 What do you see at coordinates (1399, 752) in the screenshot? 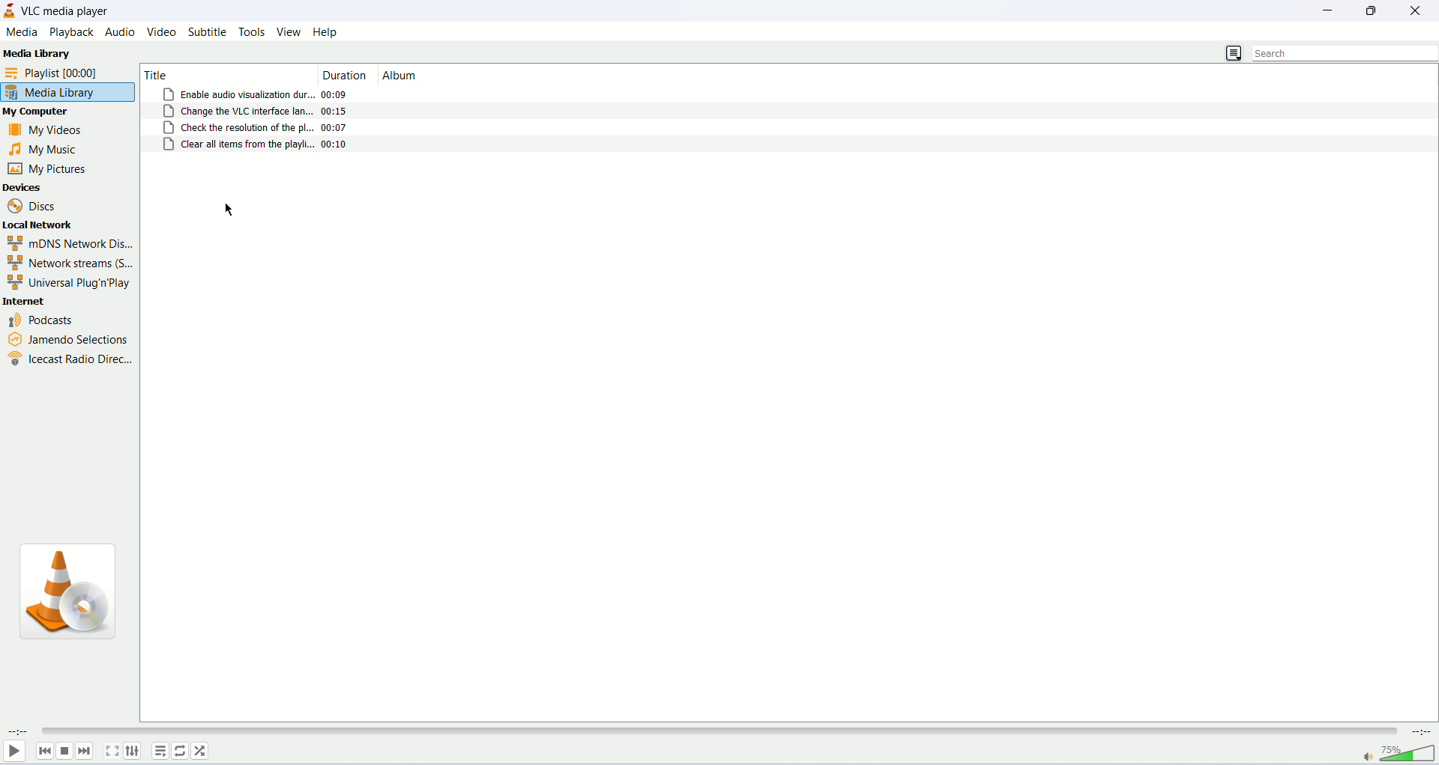
I see `volume bar` at bounding box center [1399, 752].